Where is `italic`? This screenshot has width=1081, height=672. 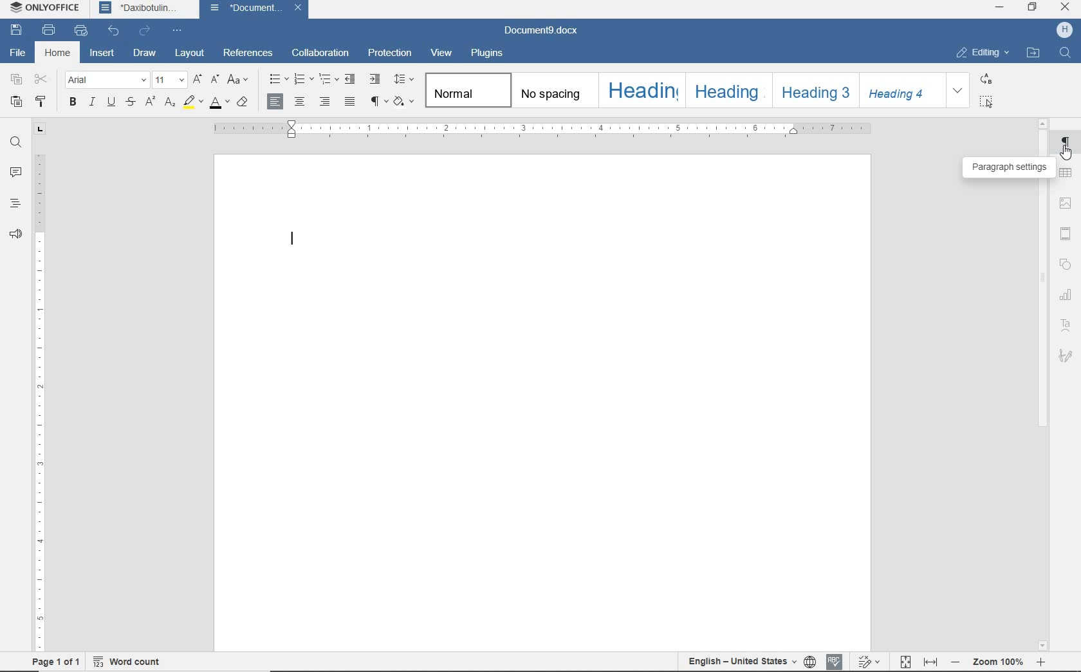
italic is located at coordinates (93, 103).